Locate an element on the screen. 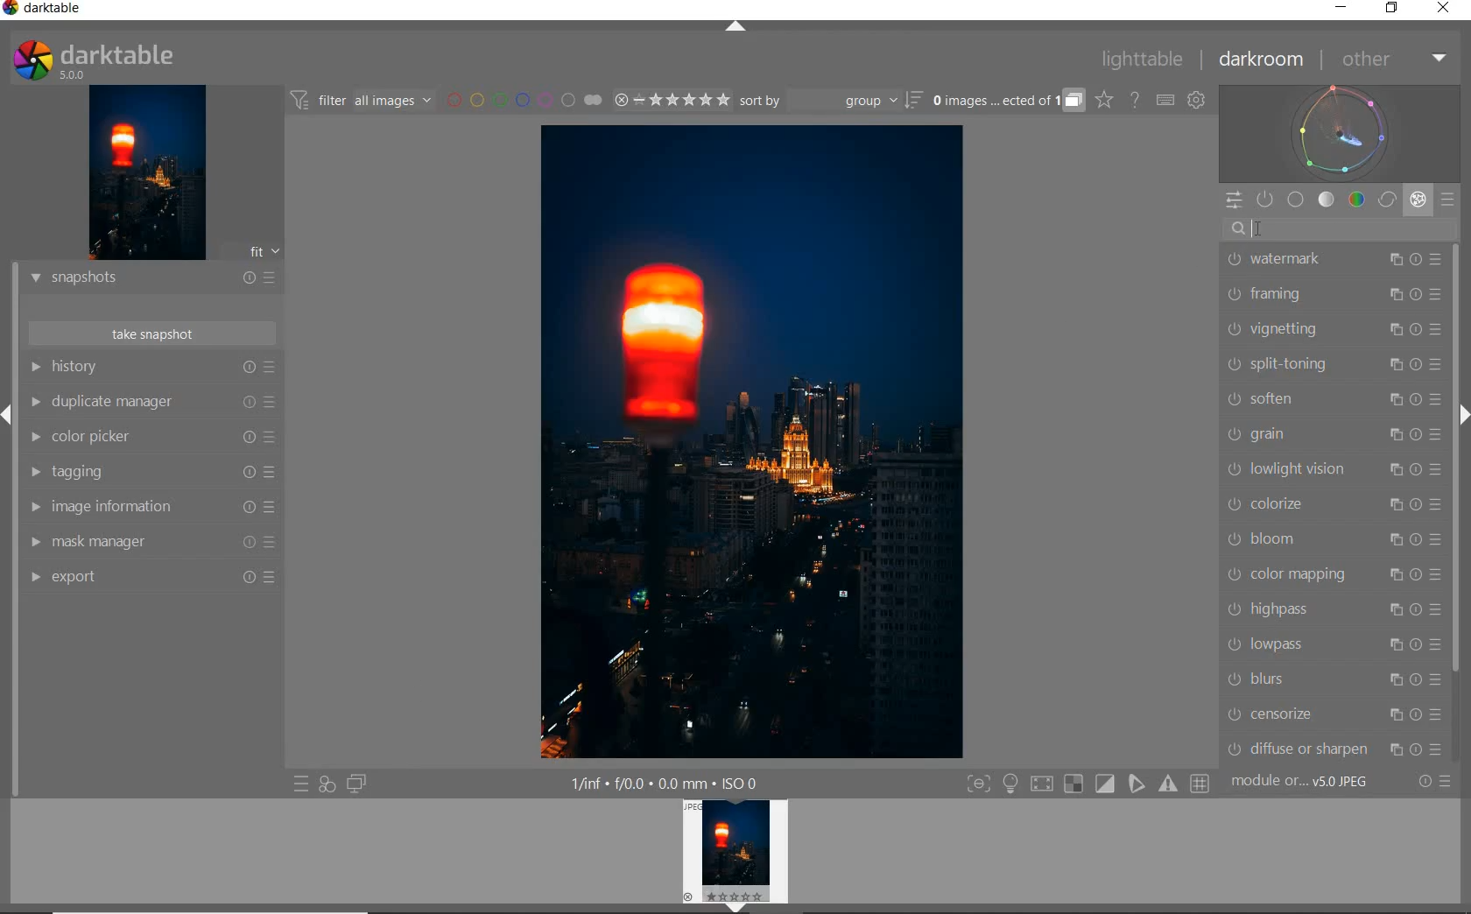 This screenshot has width=1471, height=914. expand/collapse is located at coordinates (1462, 420).